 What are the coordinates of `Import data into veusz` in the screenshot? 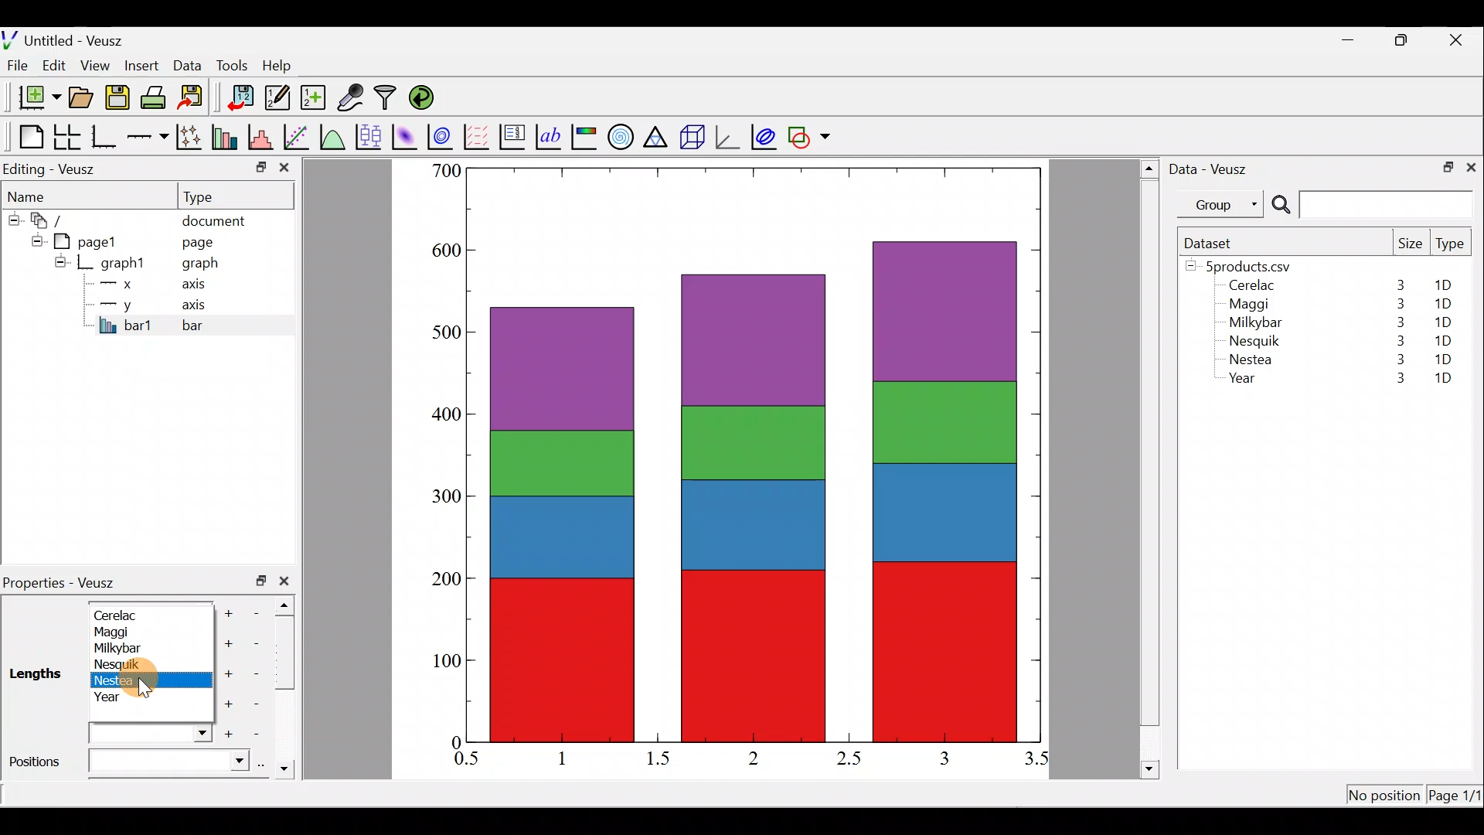 It's located at (241, 98).